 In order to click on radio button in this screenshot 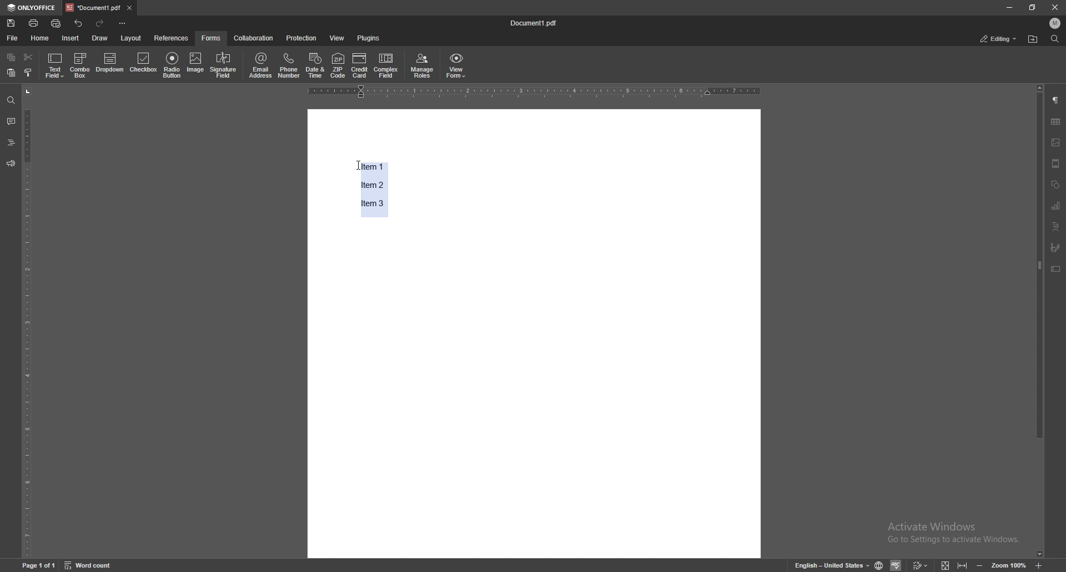, I will do `click(173, 65)`.